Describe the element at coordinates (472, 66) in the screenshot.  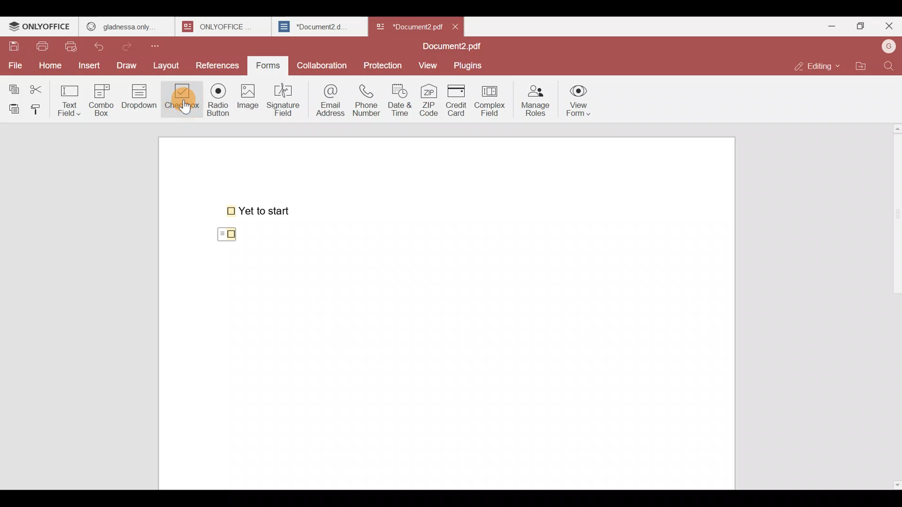
I see `Plugins` at that location.